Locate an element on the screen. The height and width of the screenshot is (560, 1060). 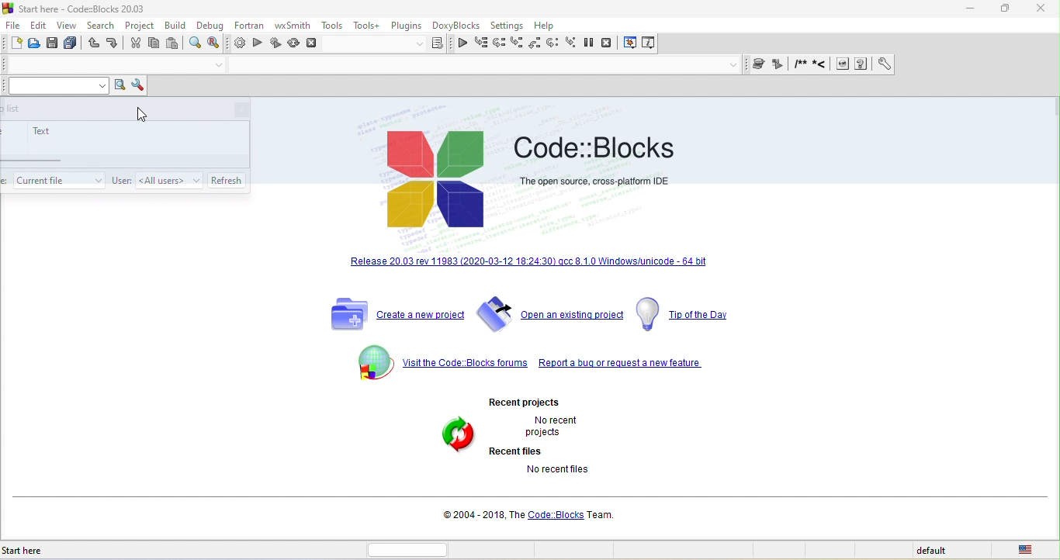
tools+ is located at coordinates (367, 26).